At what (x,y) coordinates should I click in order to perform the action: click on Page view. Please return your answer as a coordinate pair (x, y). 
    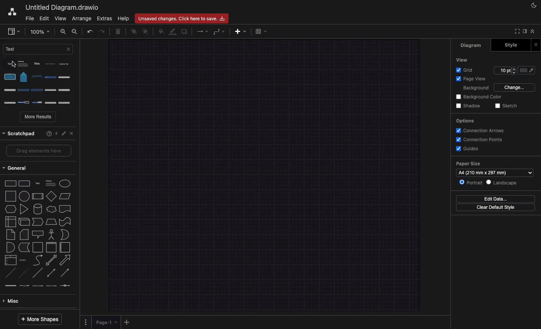
    Looking at the image, I should click on (473, 79).